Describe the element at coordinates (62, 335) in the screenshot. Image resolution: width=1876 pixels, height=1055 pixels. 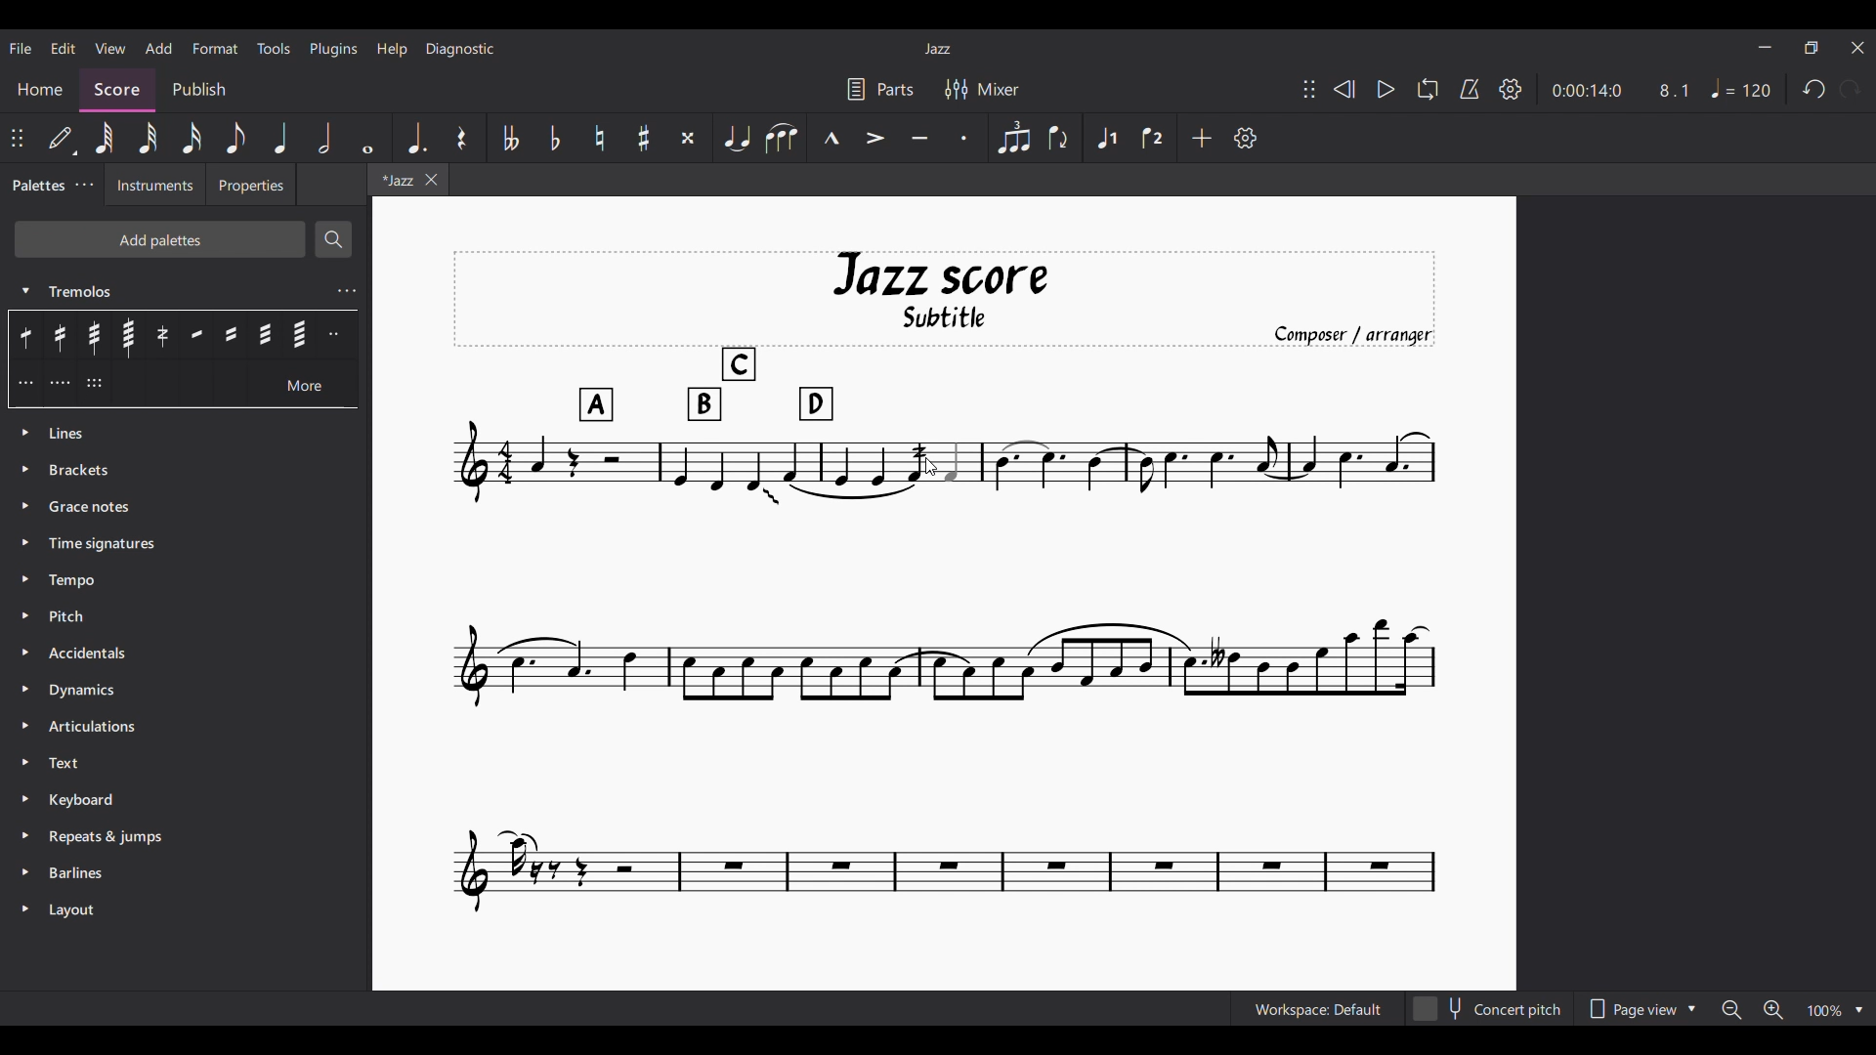
I see `16th through stem` at that location.